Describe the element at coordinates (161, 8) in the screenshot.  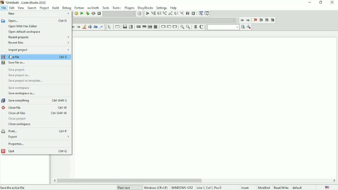
I see `Settings` at that location.